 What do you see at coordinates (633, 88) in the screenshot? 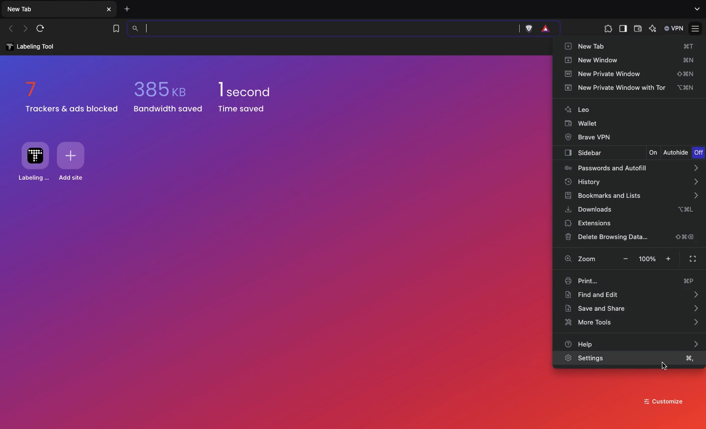
I see `New private window with Tor` at bounding box center [633, 88].